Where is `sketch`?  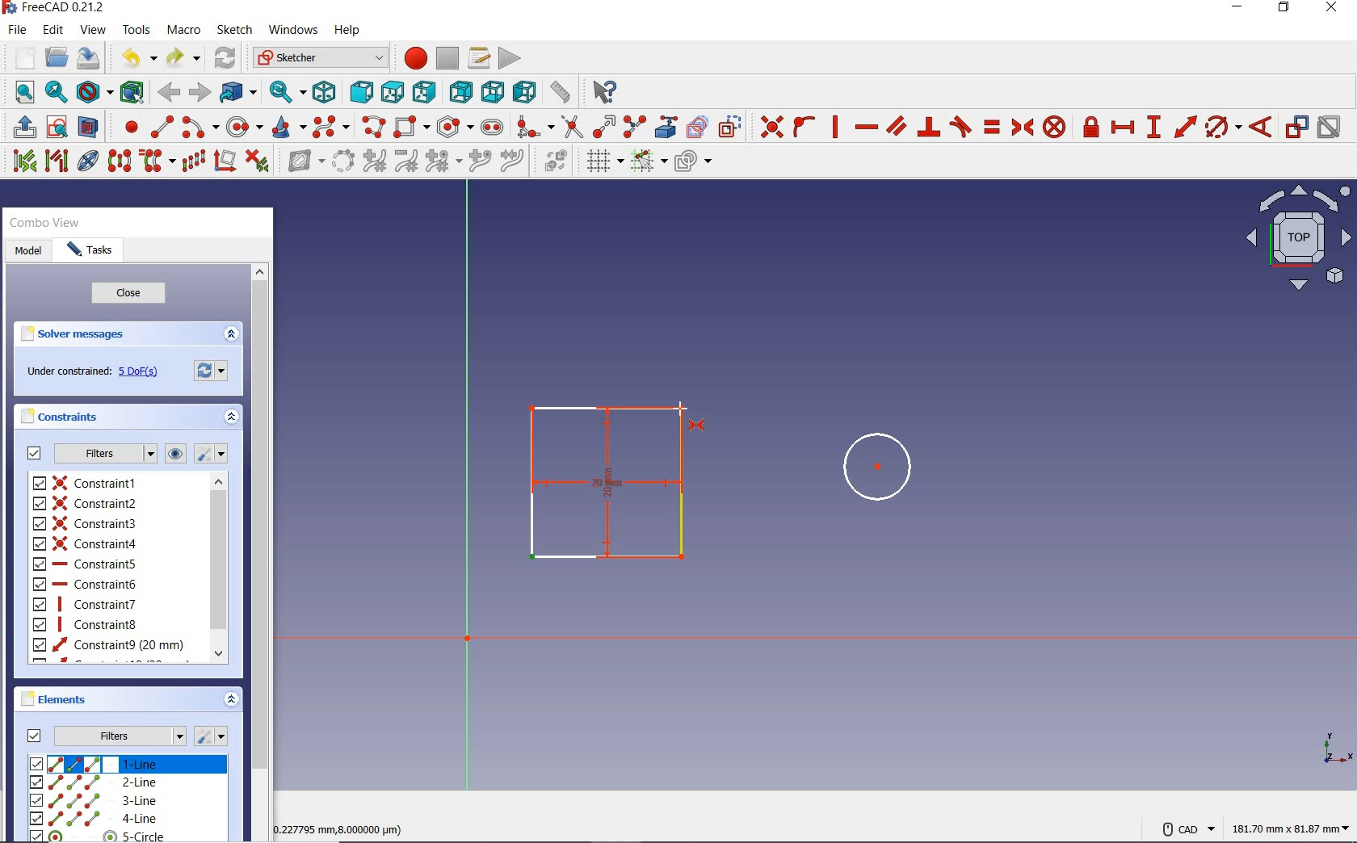 sketch is located at coordinates (236, 31).